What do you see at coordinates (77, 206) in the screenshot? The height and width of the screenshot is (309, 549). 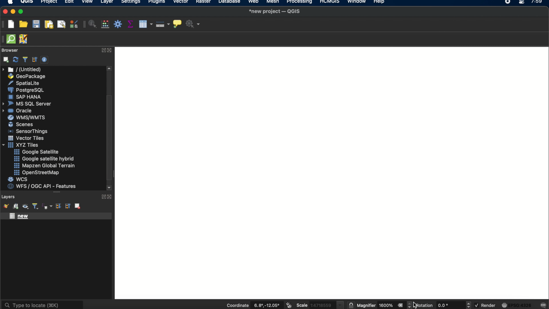 I see `remove layer group` at bounding box center [77, 206].